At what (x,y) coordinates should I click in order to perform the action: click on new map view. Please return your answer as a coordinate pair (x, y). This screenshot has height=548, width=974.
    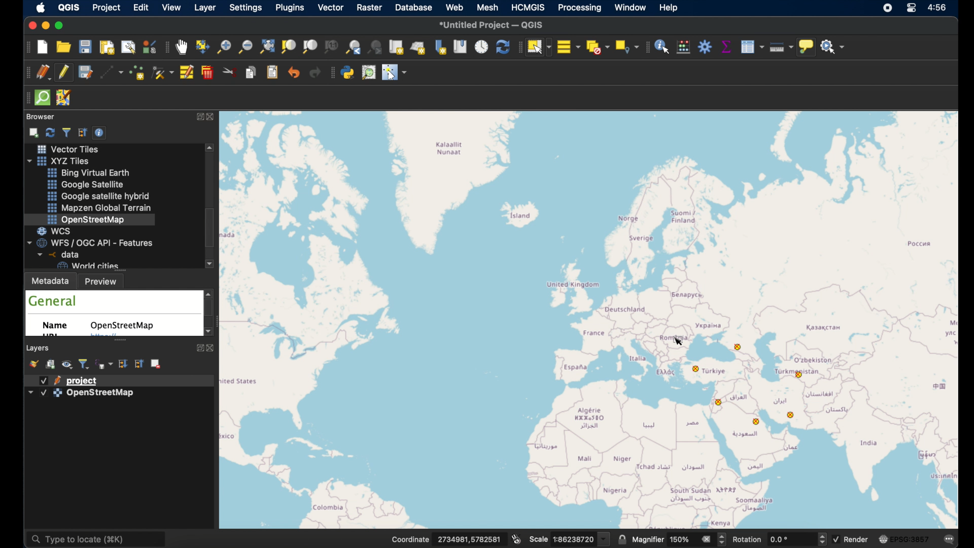
    Looking at the image, I should click on (397, 47).